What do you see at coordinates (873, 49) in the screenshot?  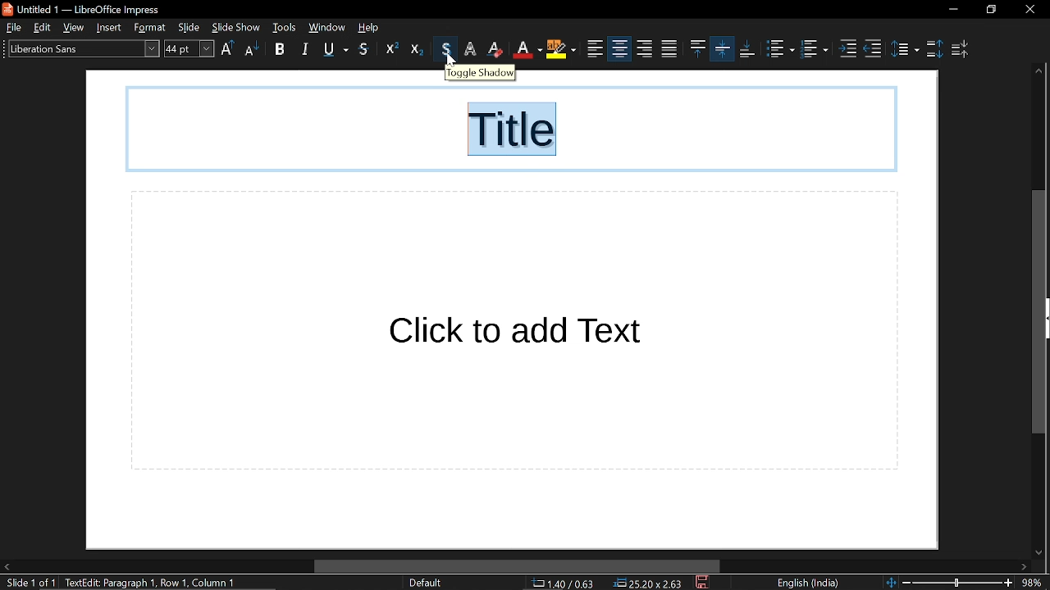 I see `decrease indent` at bounding box center [873, 49].